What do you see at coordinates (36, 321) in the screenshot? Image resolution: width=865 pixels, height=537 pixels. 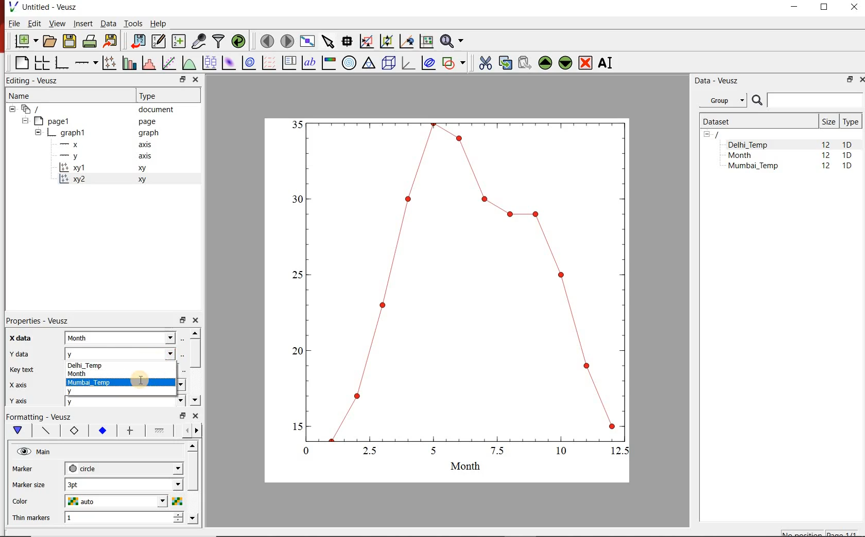 I see `Properties - Veusz` at bounding box center [36, 321].